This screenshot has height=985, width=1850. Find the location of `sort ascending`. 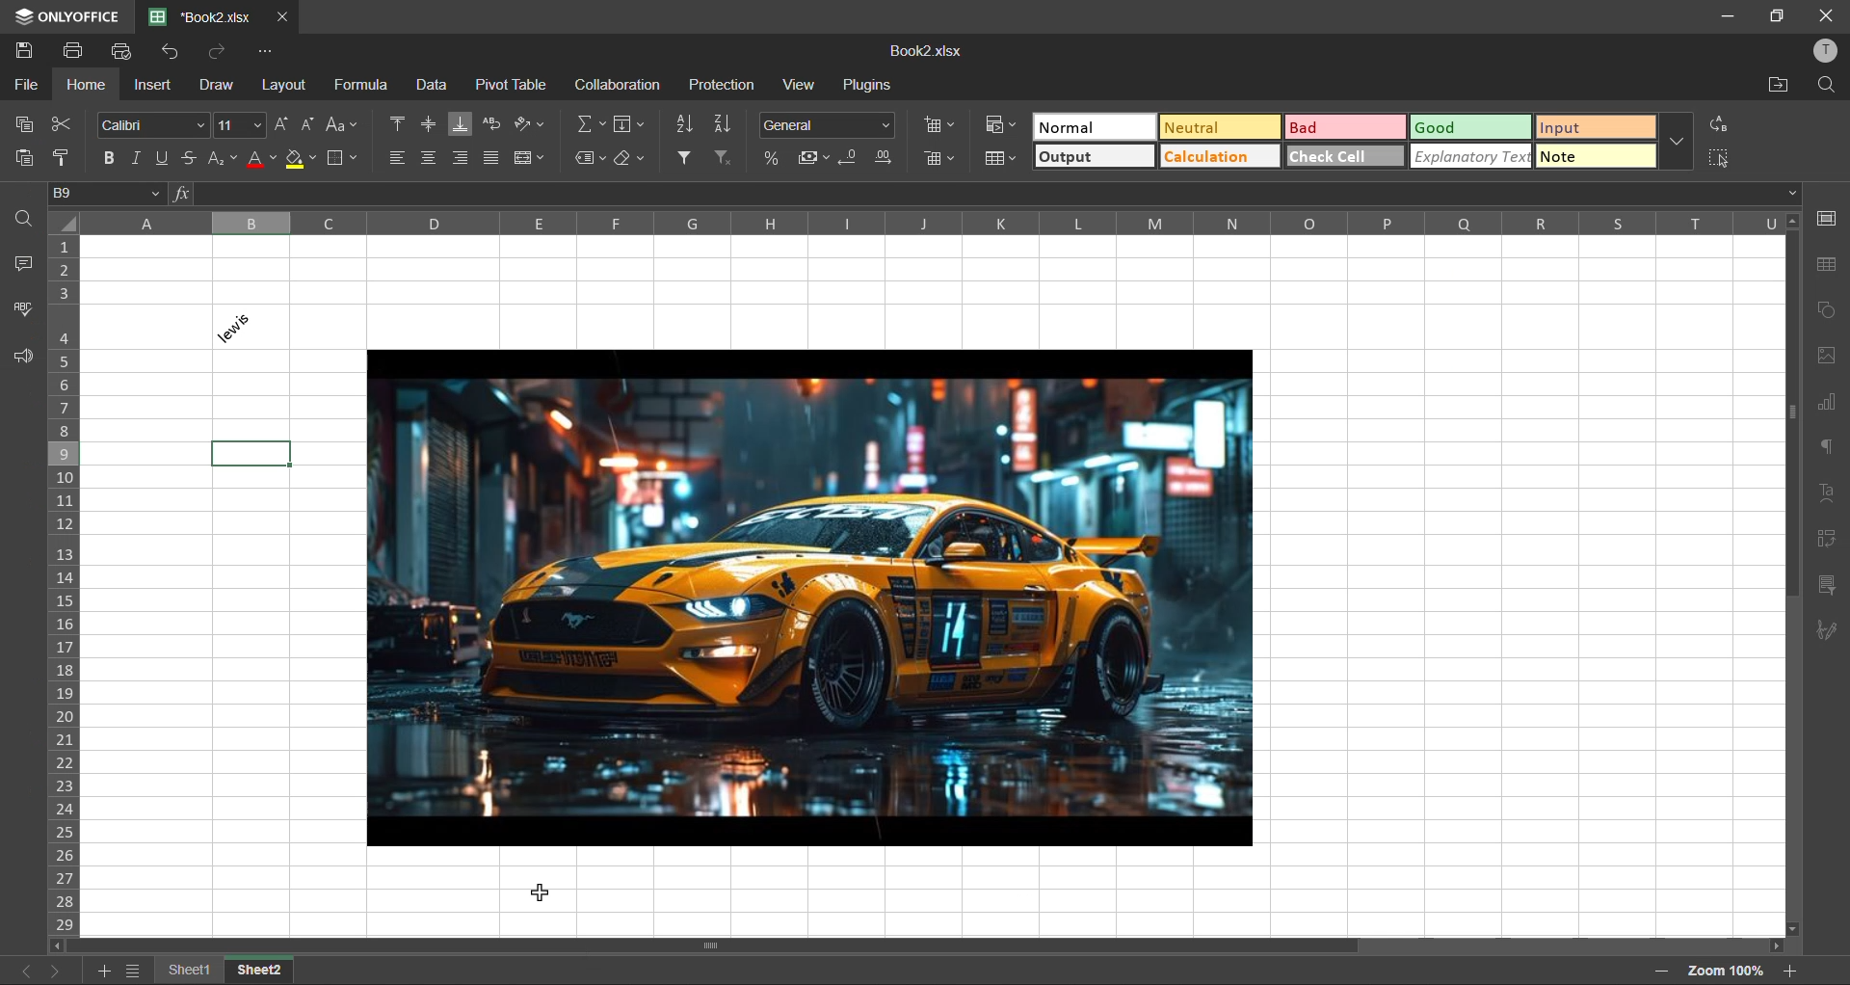

sort ascending is located at coordinates (683, 125).